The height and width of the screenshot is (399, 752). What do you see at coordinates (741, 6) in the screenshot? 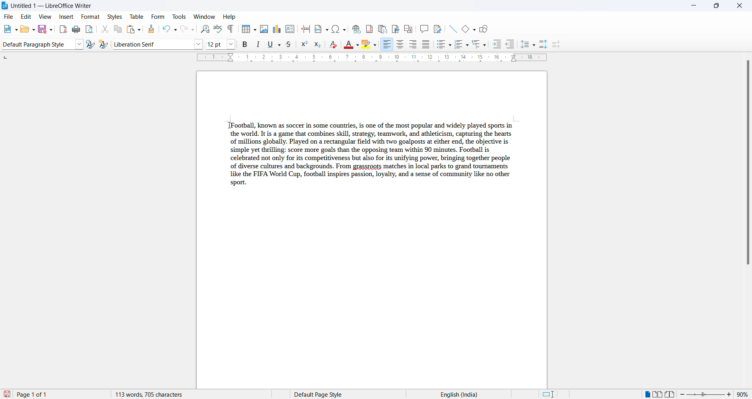
I see `close` at bounding box center [741, 6].